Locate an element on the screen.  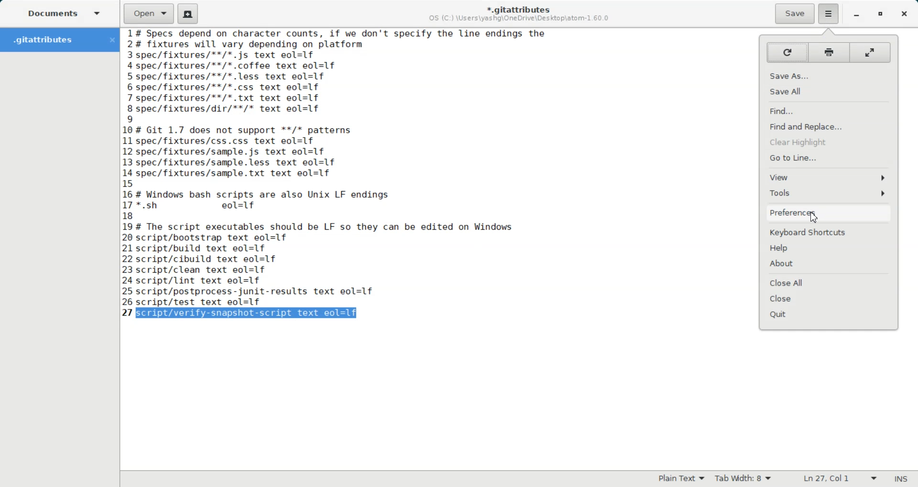
Save As is located at coordinates (829, 76).